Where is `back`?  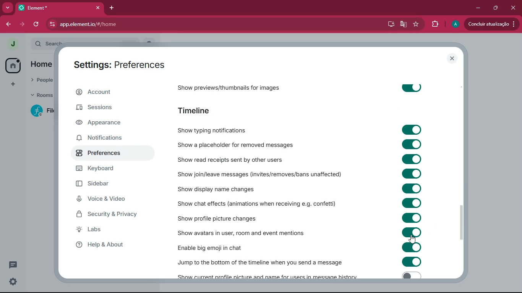
back is located at coordinates (7, 24).